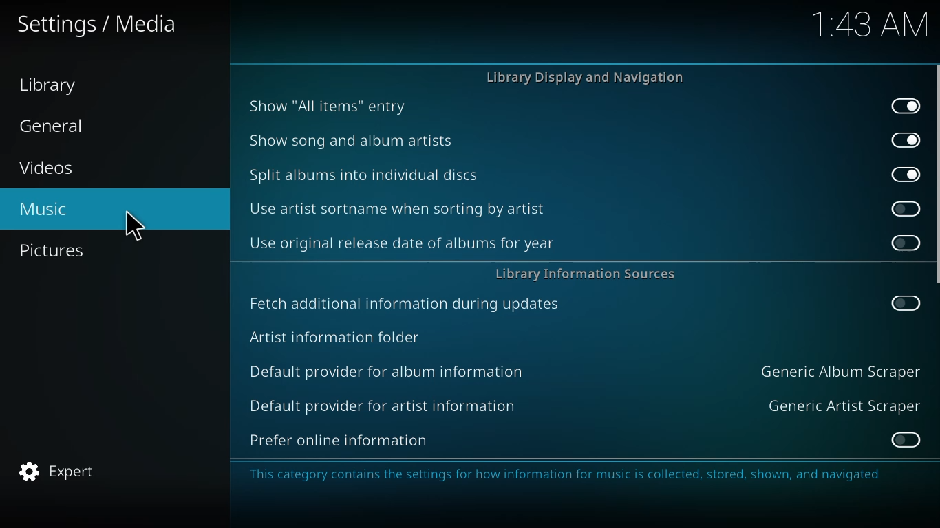 The height and width of the screenshot is (528, 940). I want to click on enabled, so click(904, 173).